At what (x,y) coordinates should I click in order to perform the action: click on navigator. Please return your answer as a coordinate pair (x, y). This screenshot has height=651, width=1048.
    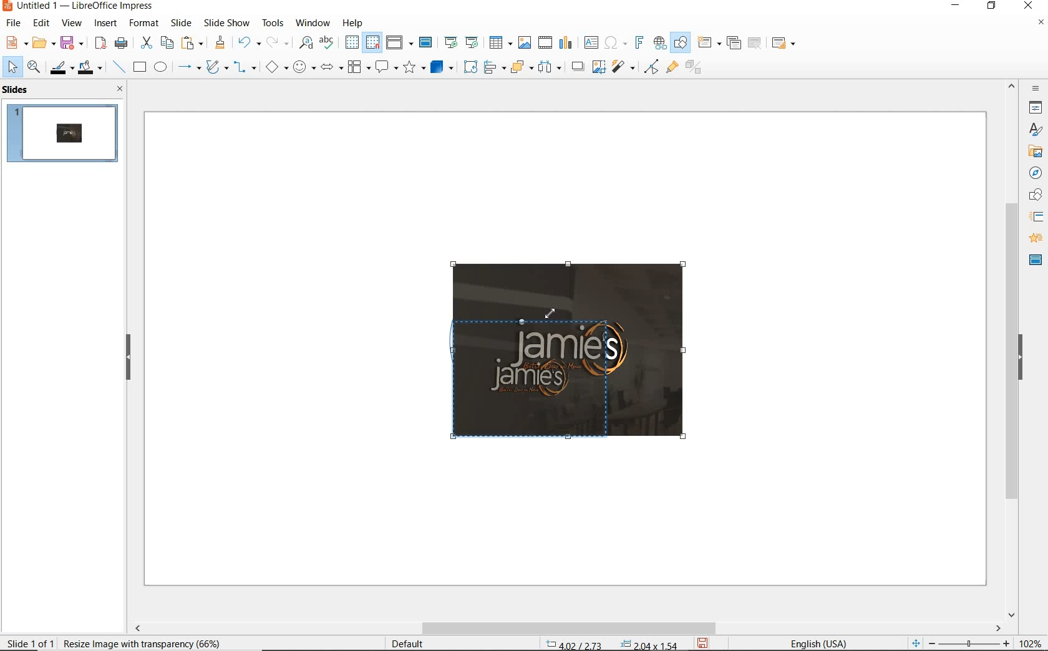
    Looking at the image, I should click on (1034, 172).